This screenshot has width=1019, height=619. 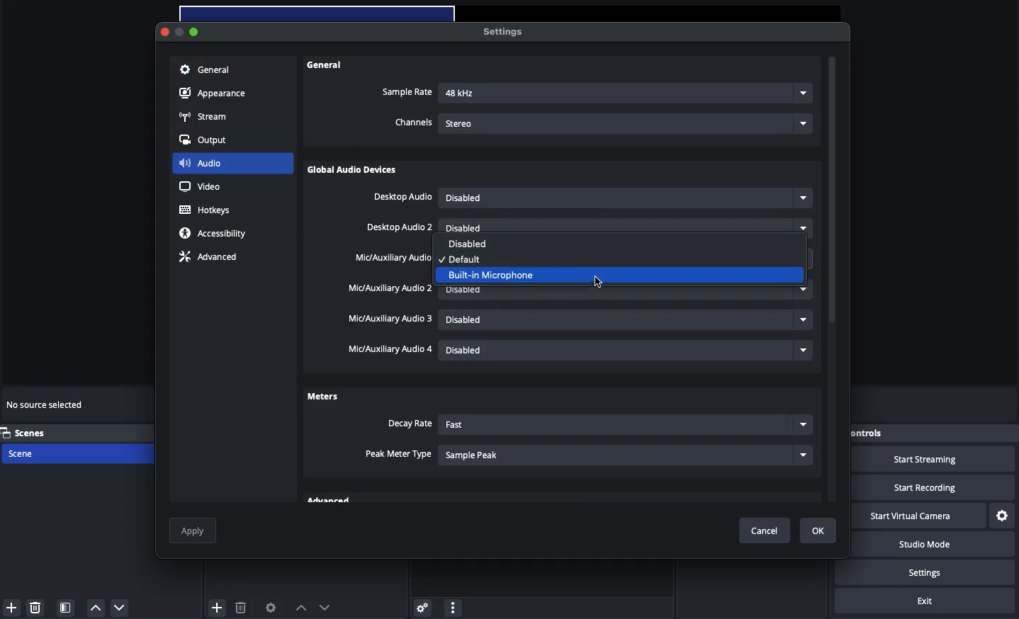 I want to click on Source preferences, so click(x=269, y=608).